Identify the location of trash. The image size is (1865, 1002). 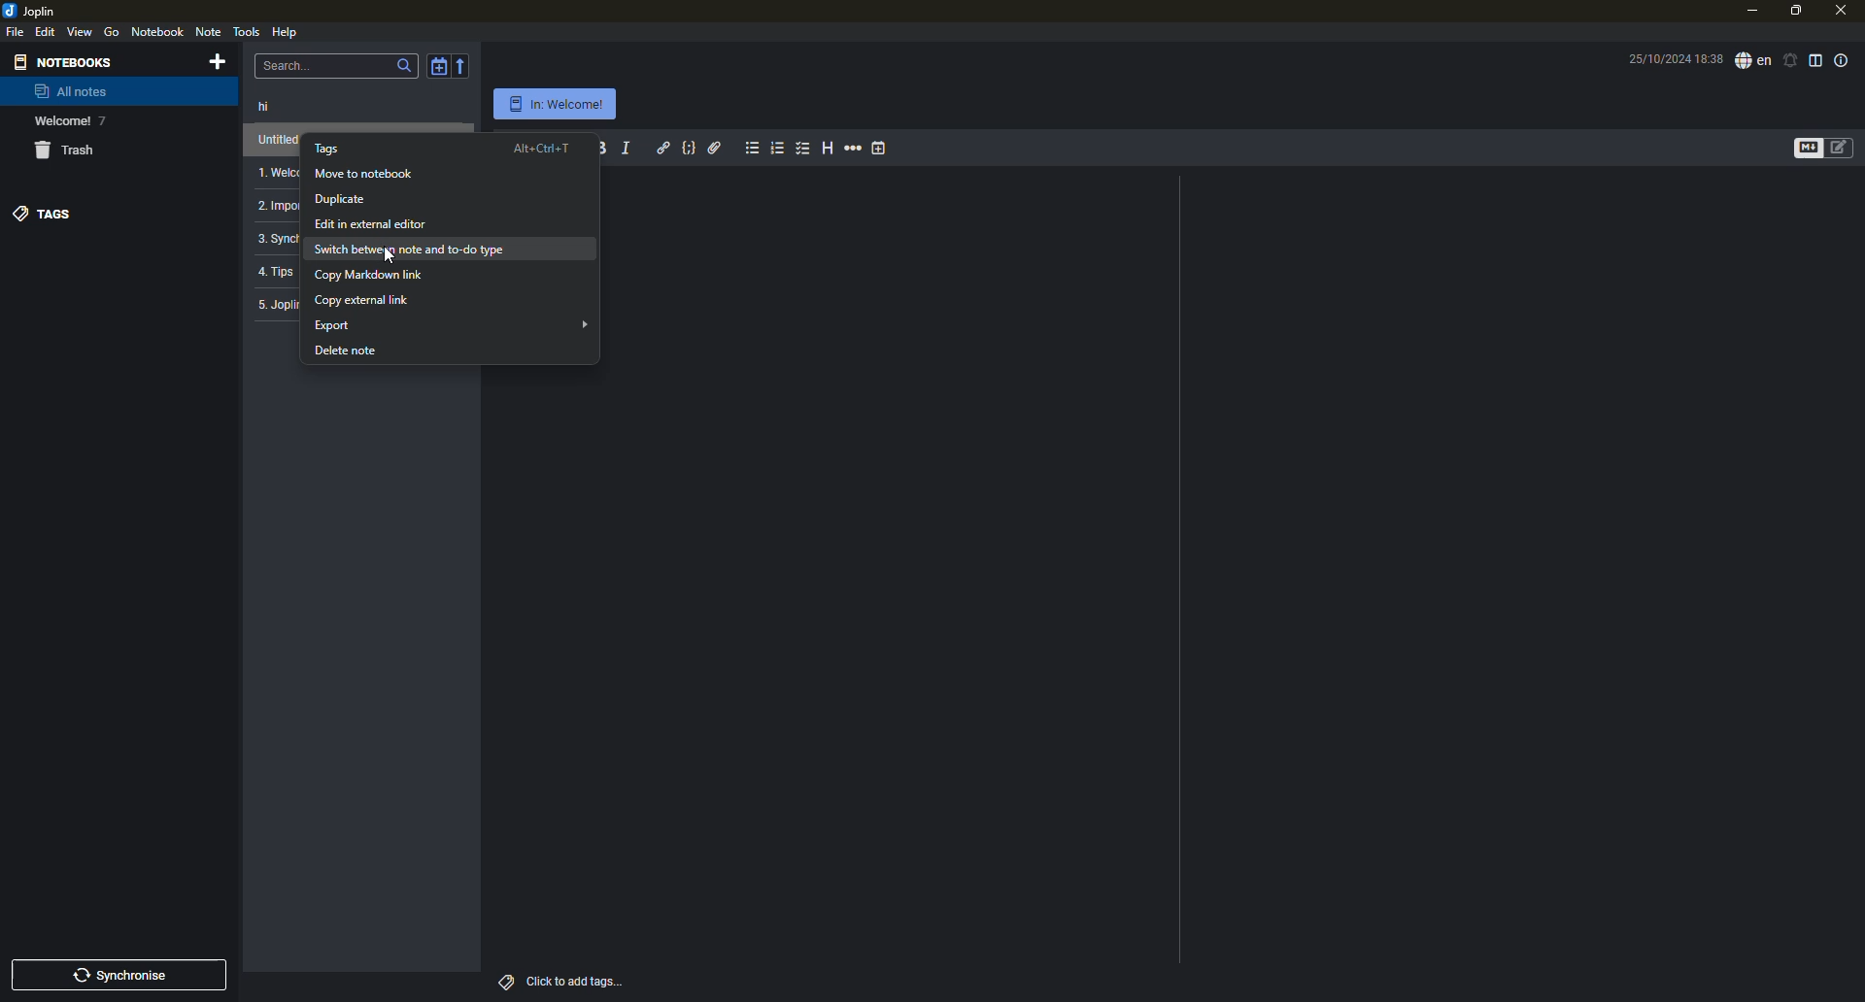
(62, 150).